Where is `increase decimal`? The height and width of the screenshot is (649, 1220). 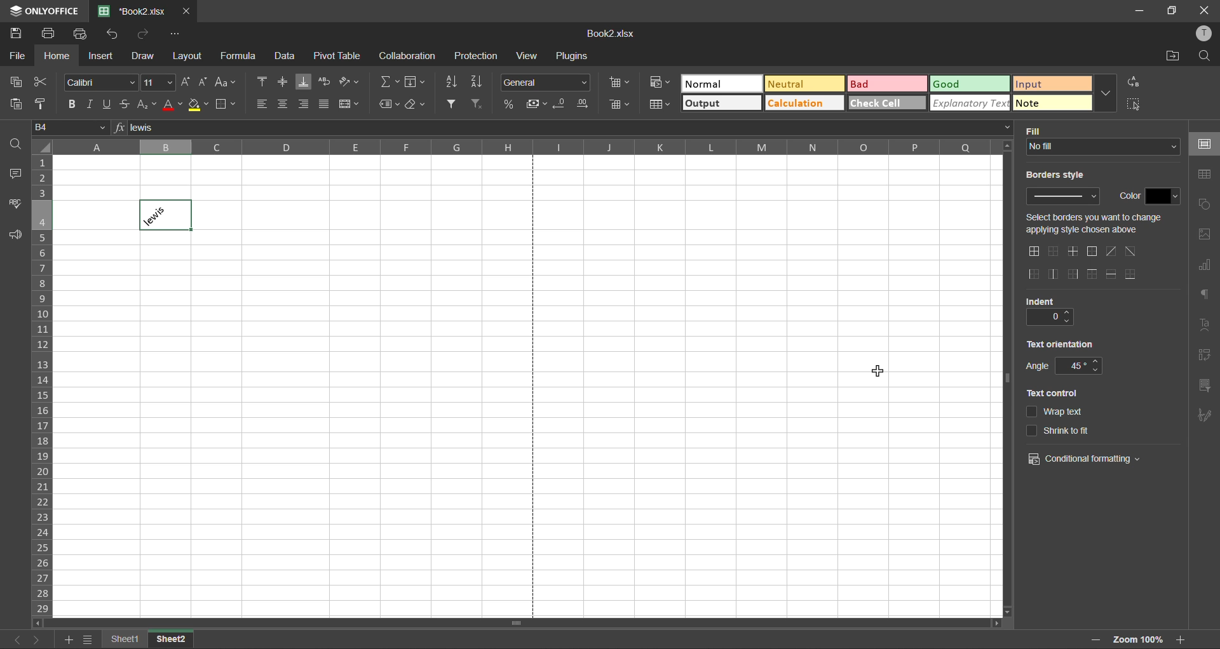 increase decimal is located at coordinates (582, 104).